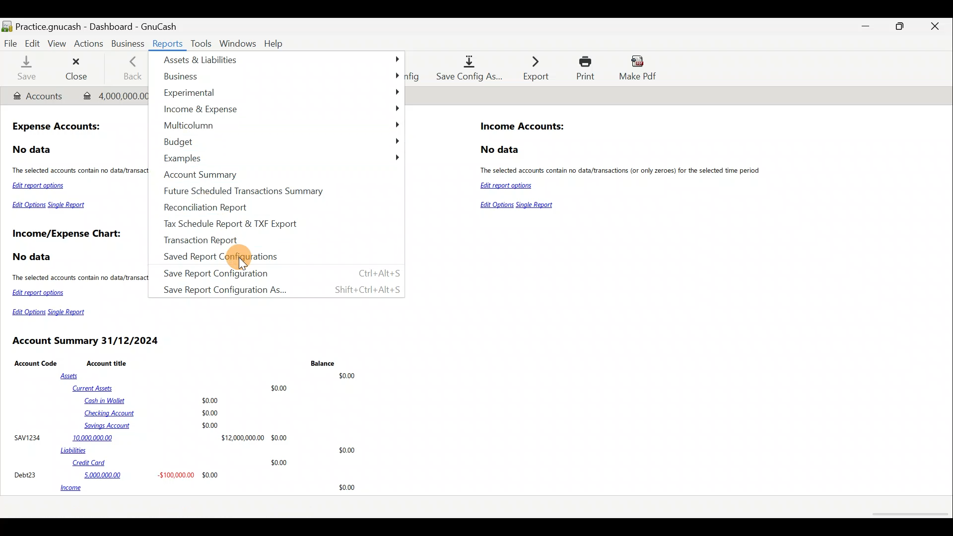 Image resolution: width=953 pixels, height=536 pixels. What do you see at coordinates (37, 96) in the screenshot?
I see `Account` at bounding box center [37, 96].